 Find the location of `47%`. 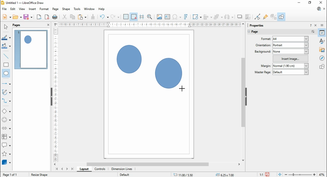

47% is located at coordinates (322, 174).